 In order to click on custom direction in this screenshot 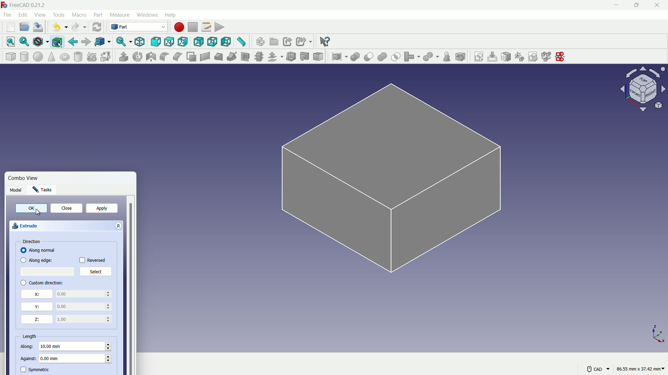, I will do `click(46, 283)`.